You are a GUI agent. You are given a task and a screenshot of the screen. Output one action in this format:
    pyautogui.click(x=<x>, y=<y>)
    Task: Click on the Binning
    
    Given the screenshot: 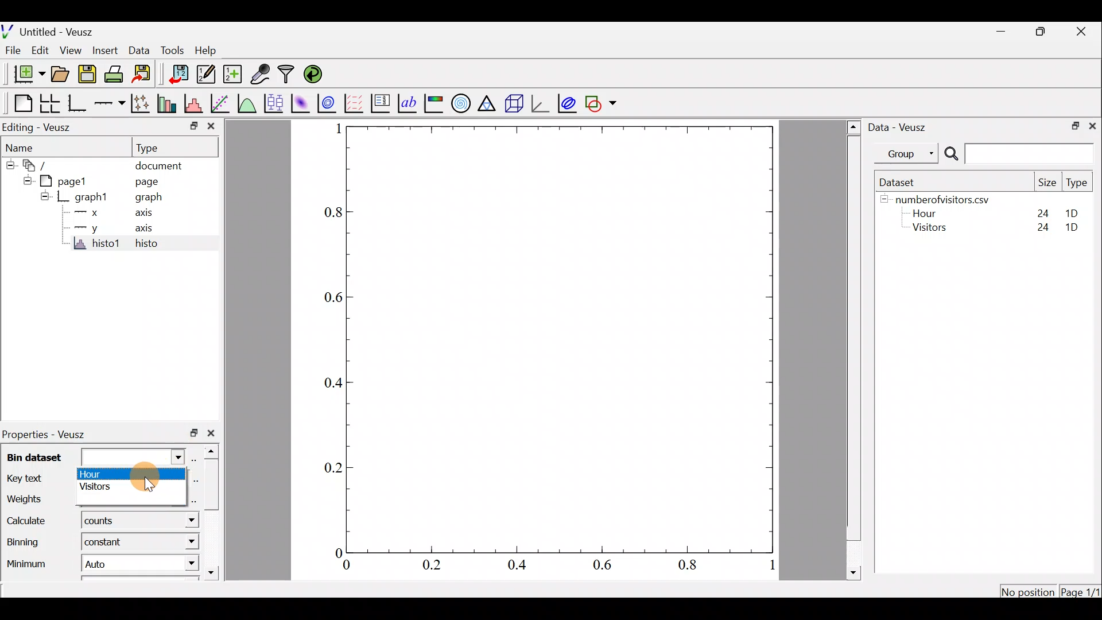 What is the action you would take?
    pyautogui.click(x=25, y=545)
    